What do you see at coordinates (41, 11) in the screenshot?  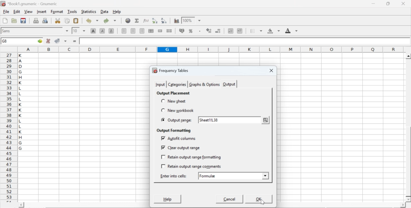 I see `insert` at bounding box center [41, 11].